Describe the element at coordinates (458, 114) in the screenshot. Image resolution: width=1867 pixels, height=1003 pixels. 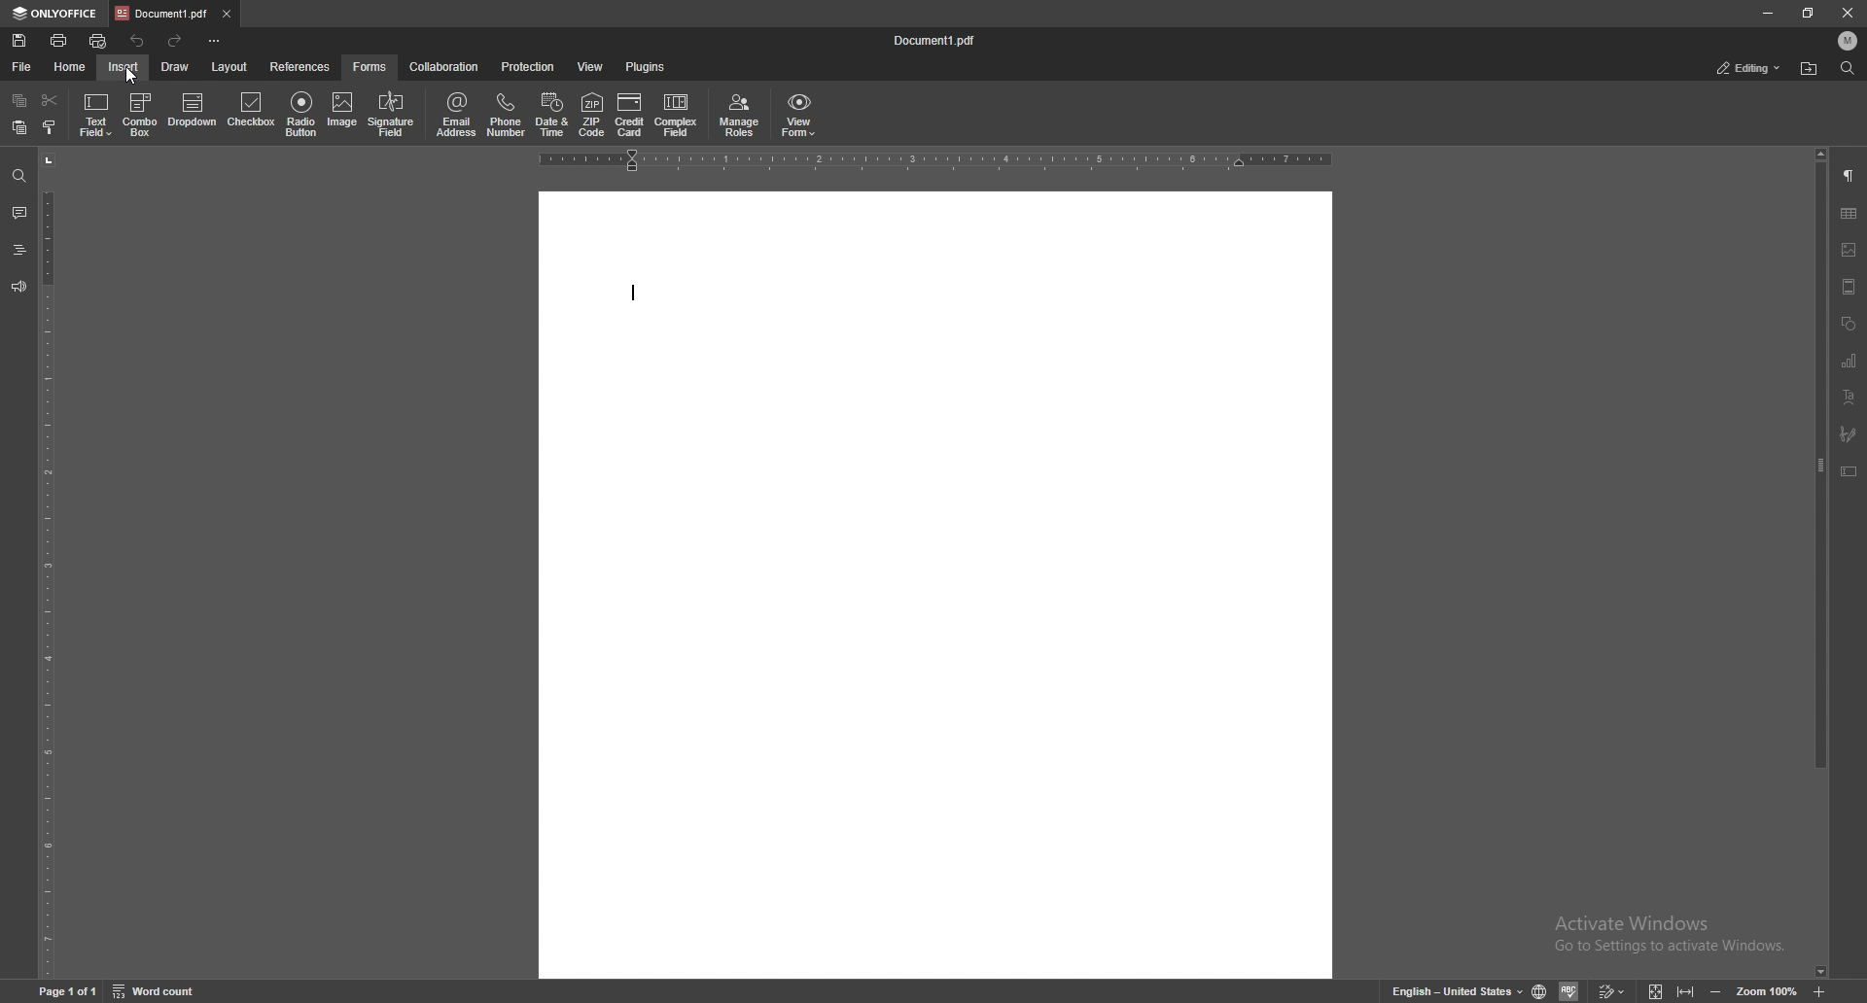
I see `email address` at that location.